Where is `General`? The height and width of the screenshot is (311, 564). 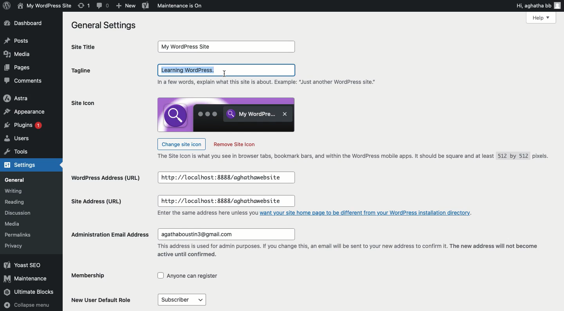 General is located at coordinates (16, 180).